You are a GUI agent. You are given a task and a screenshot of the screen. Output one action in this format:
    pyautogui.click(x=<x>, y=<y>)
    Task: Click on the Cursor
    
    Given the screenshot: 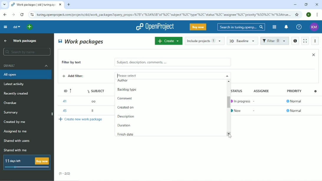 What is the action you would take?
    pyautogui.click(x=231, y=136)
    